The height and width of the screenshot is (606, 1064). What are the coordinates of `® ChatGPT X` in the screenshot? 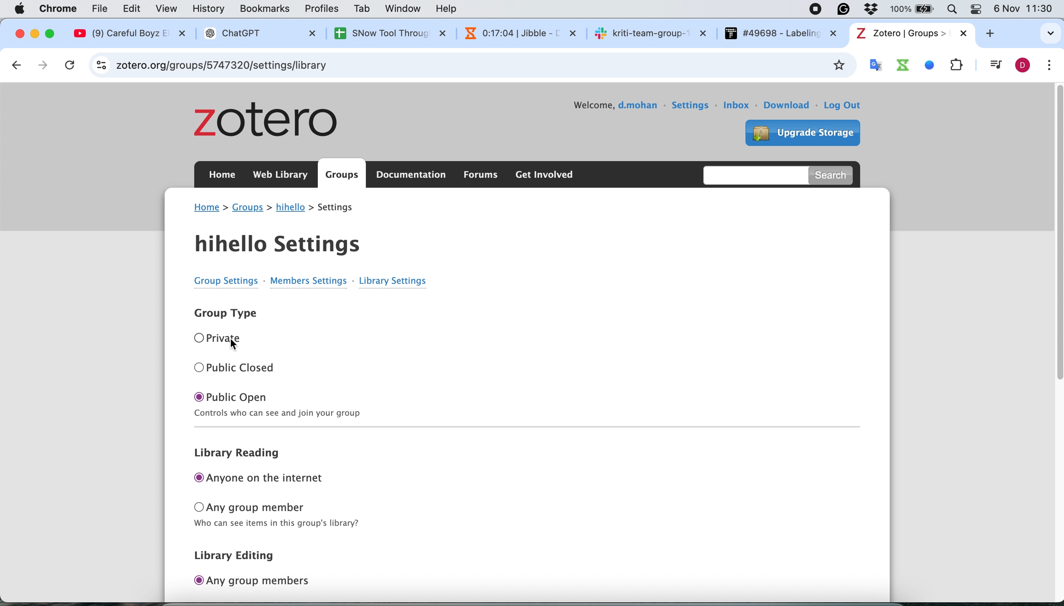 It's located at (258, 33).